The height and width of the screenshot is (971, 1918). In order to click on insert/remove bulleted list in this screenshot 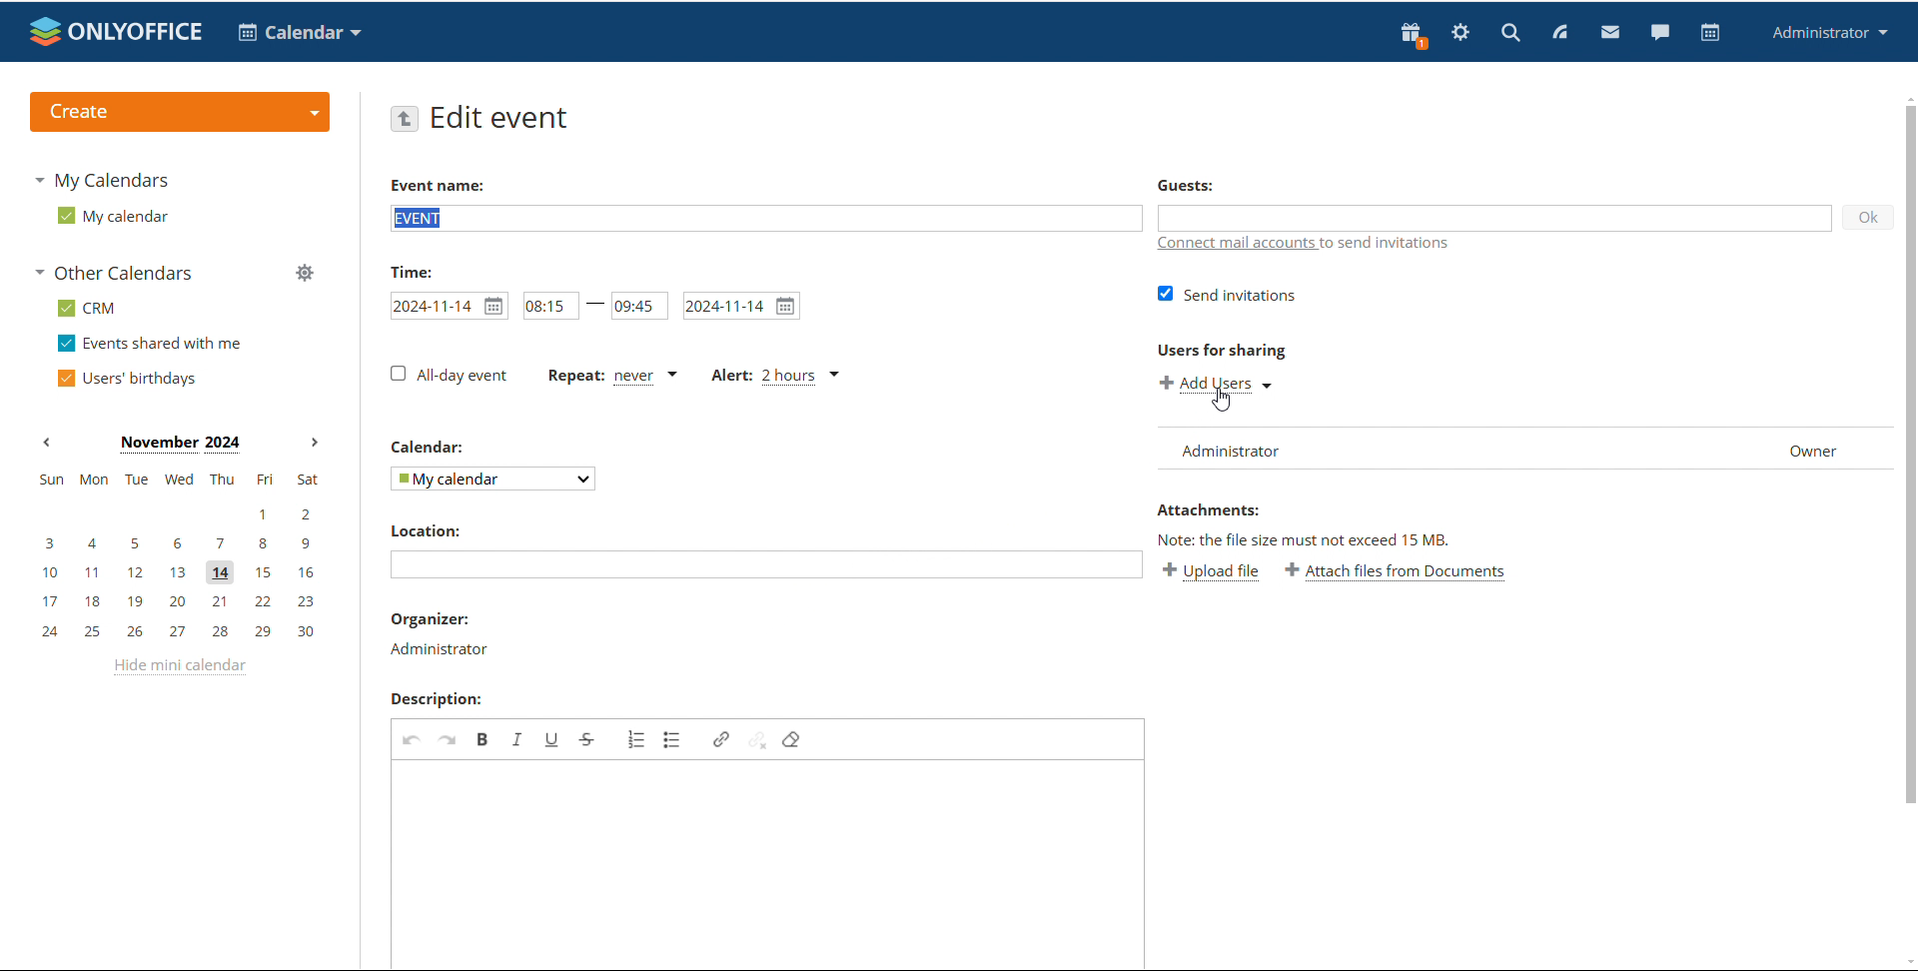, I will do `click(672, 738)`.